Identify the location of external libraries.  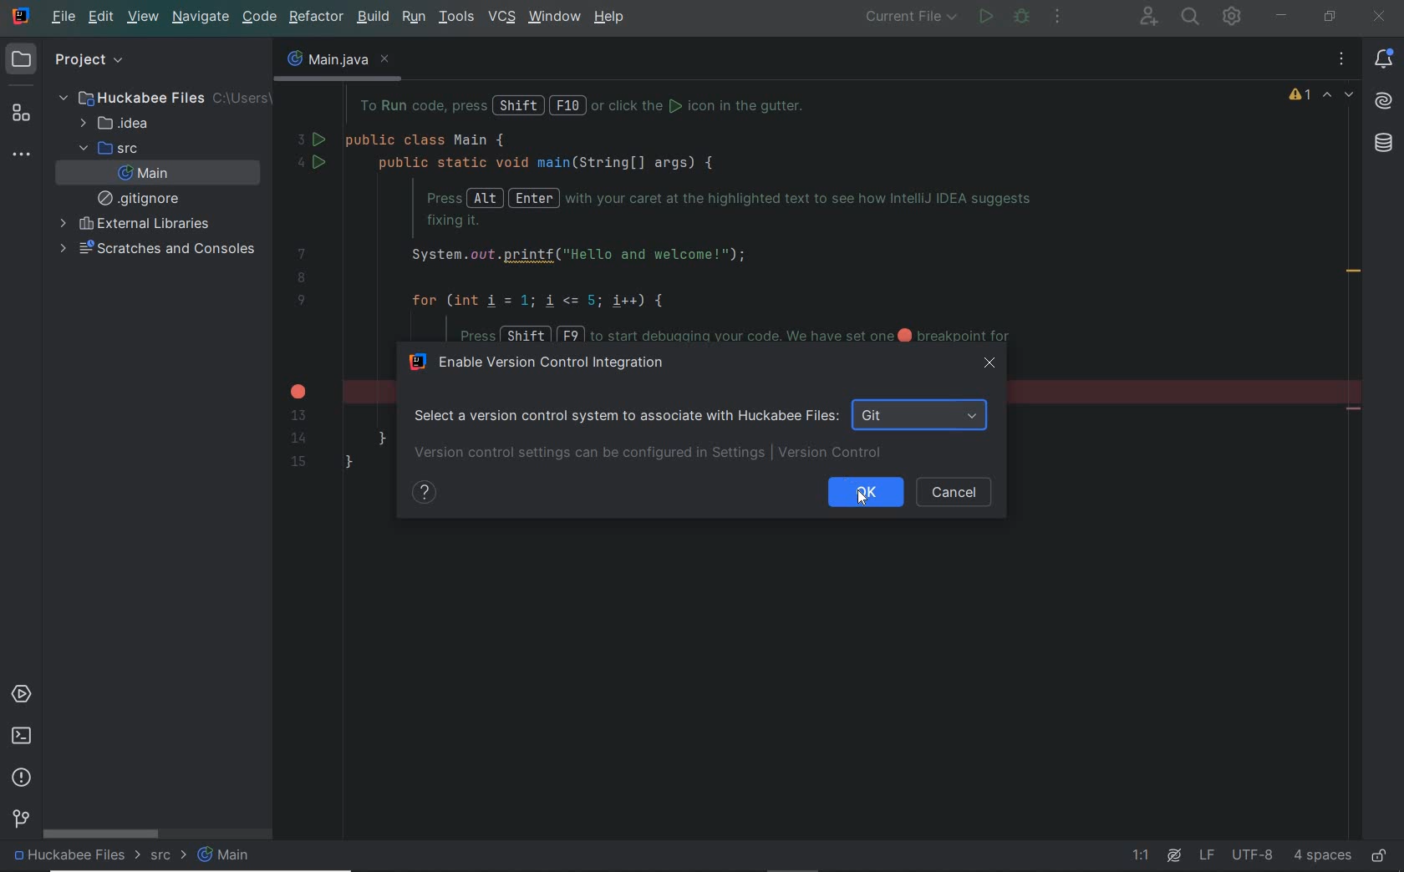
(133, 224).